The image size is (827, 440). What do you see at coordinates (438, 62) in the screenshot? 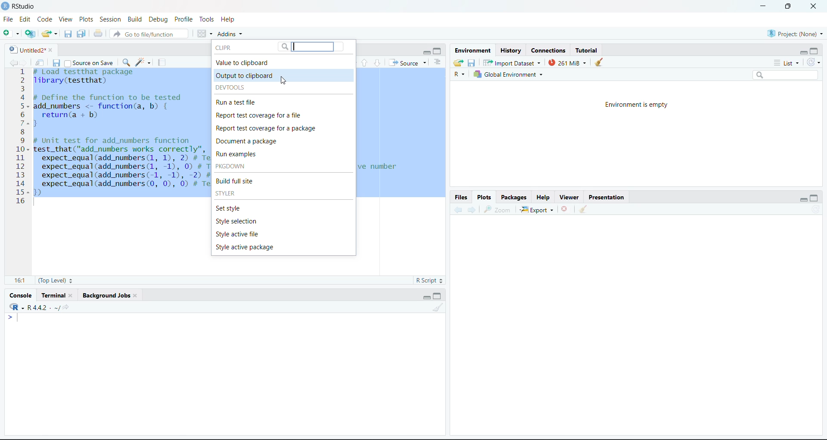
I see `Show document outline` at bounding box center [438, 62].